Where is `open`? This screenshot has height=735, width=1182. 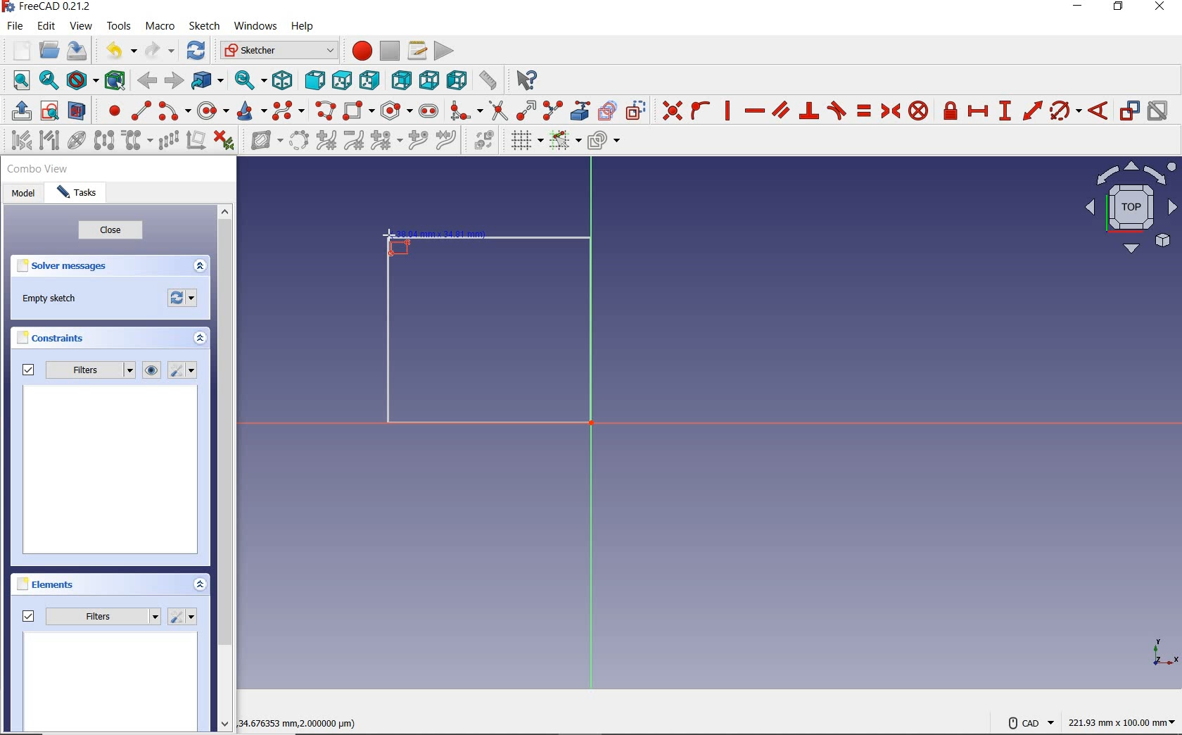 open is located at coordinates (49, 51).